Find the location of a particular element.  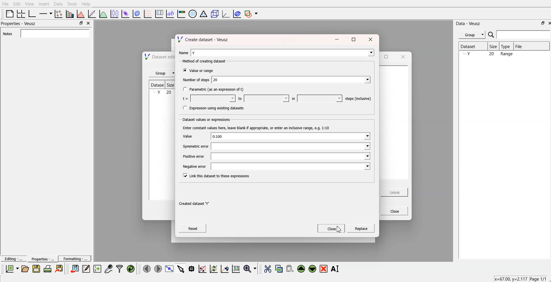

~~ Group is located at coordinates (162, 73).